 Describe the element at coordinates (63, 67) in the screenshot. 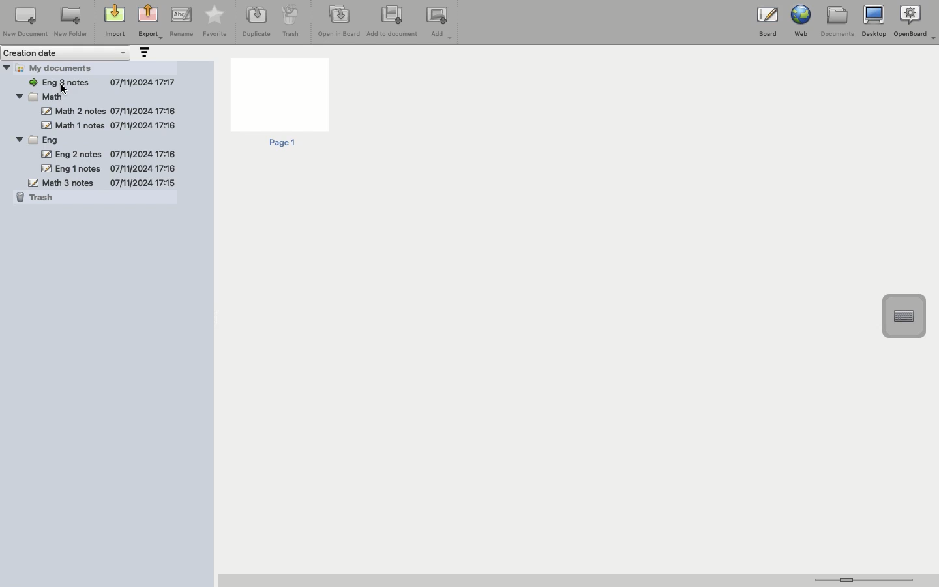

I see `My documents` at that location.